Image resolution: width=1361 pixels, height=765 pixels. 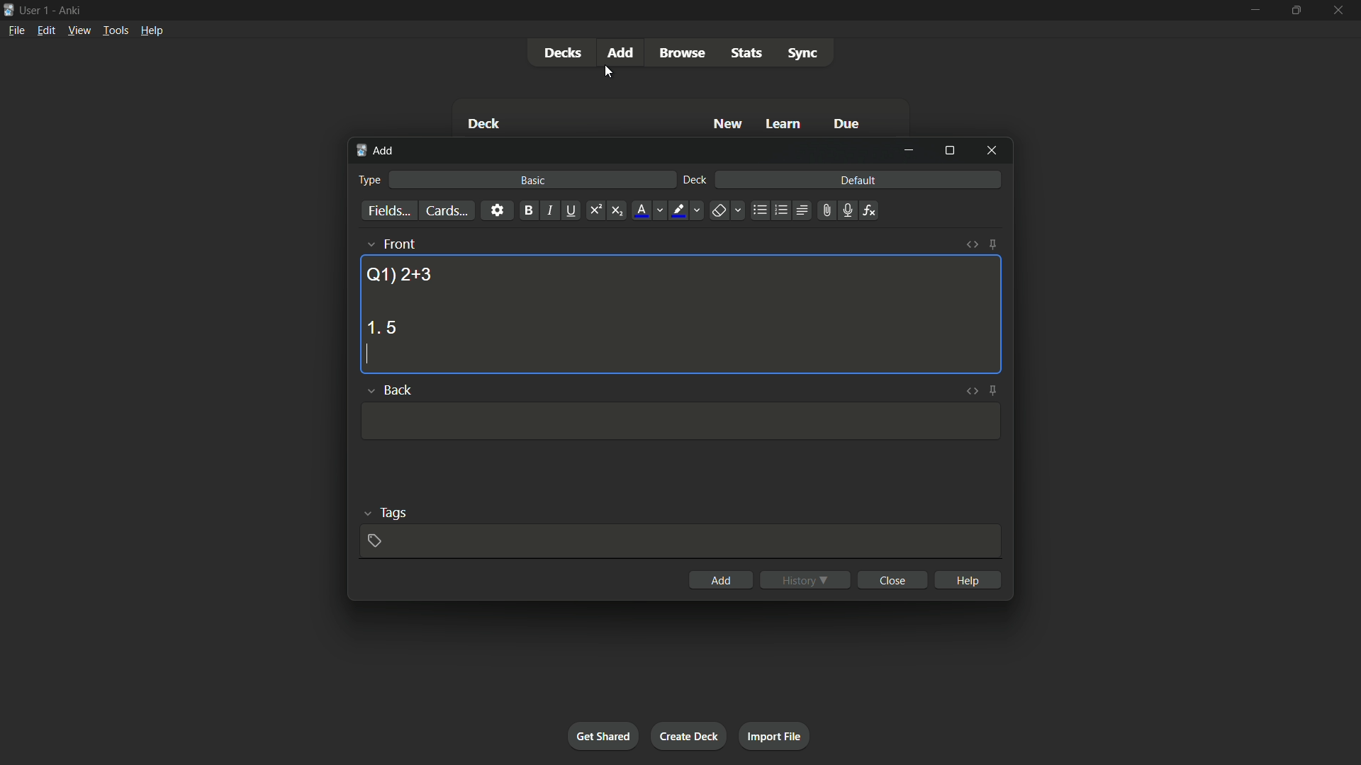 I want to click on history, so click(x=805, y=580).